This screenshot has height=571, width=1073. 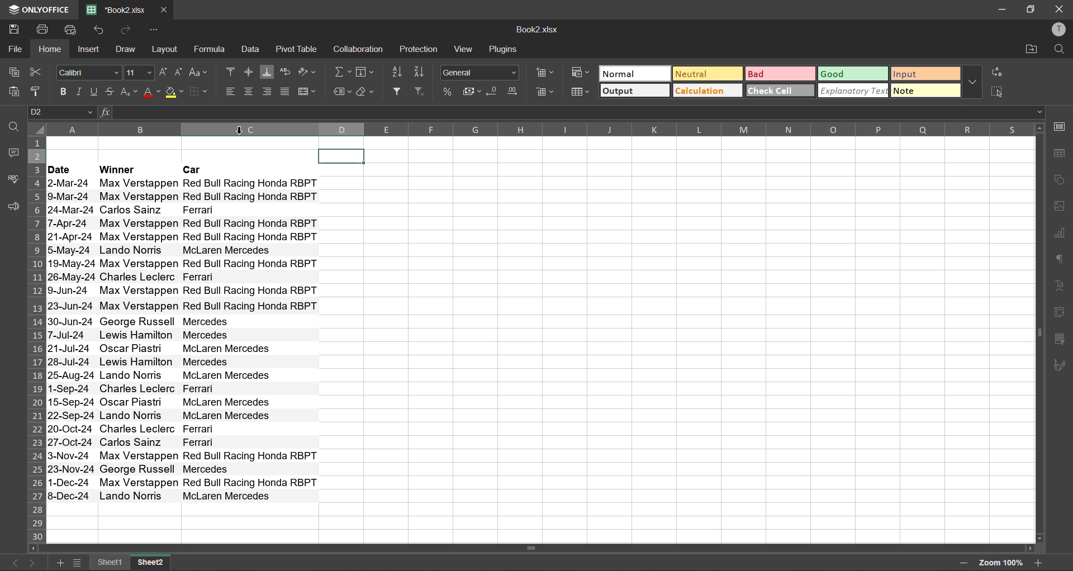 What do you see at coordinates (310, 92) in the screenshot?
I see `merge and center` at bounding box center [310, 92].